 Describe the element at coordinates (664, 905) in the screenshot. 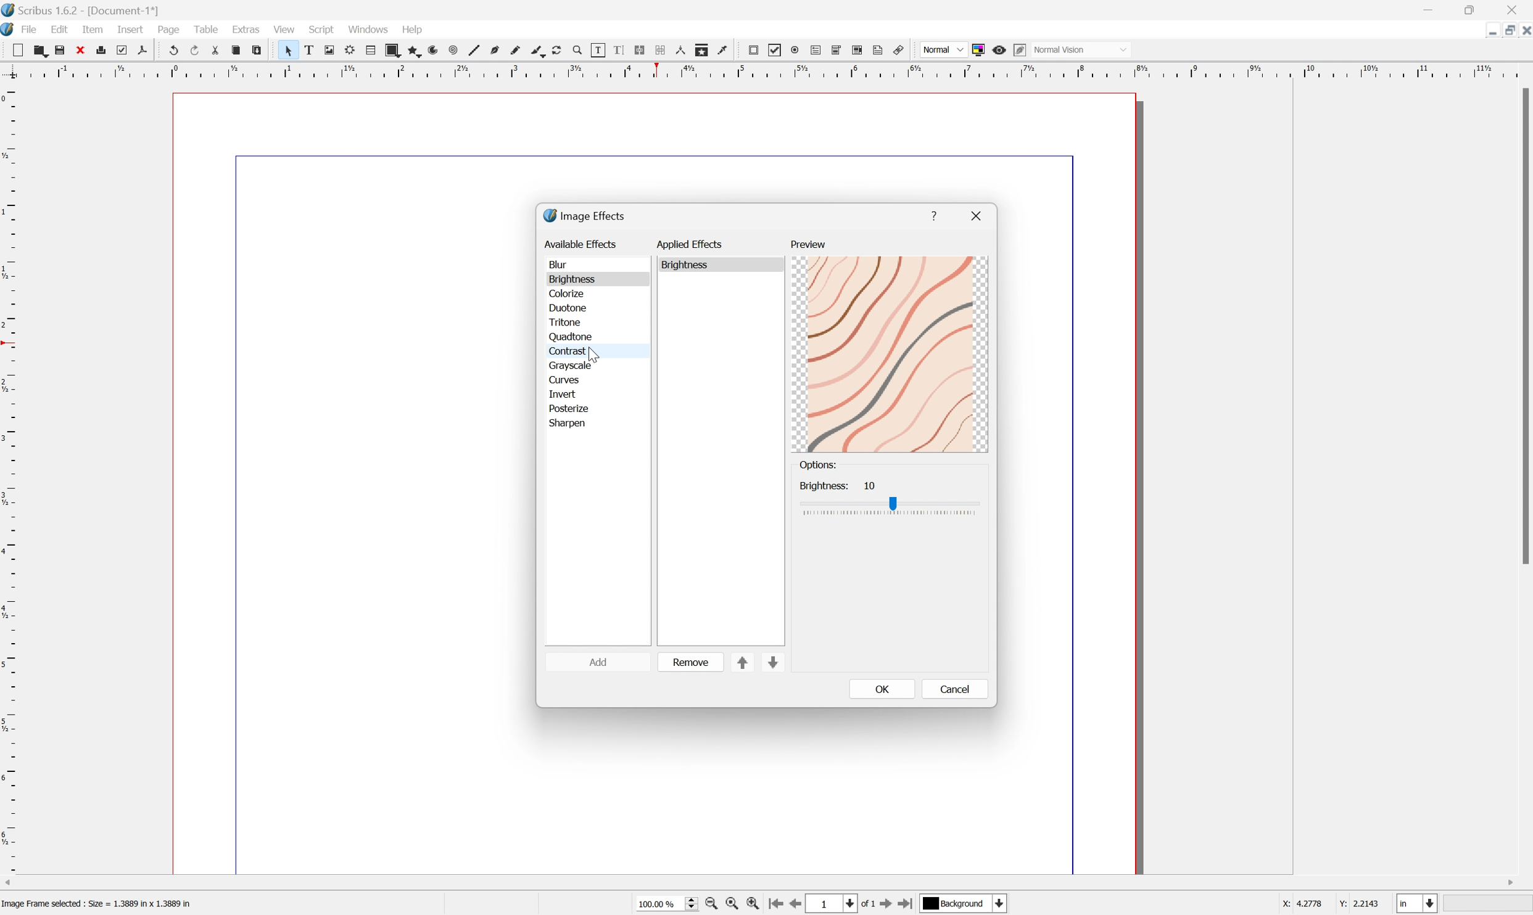

I see `Zoom 100%` at that location.